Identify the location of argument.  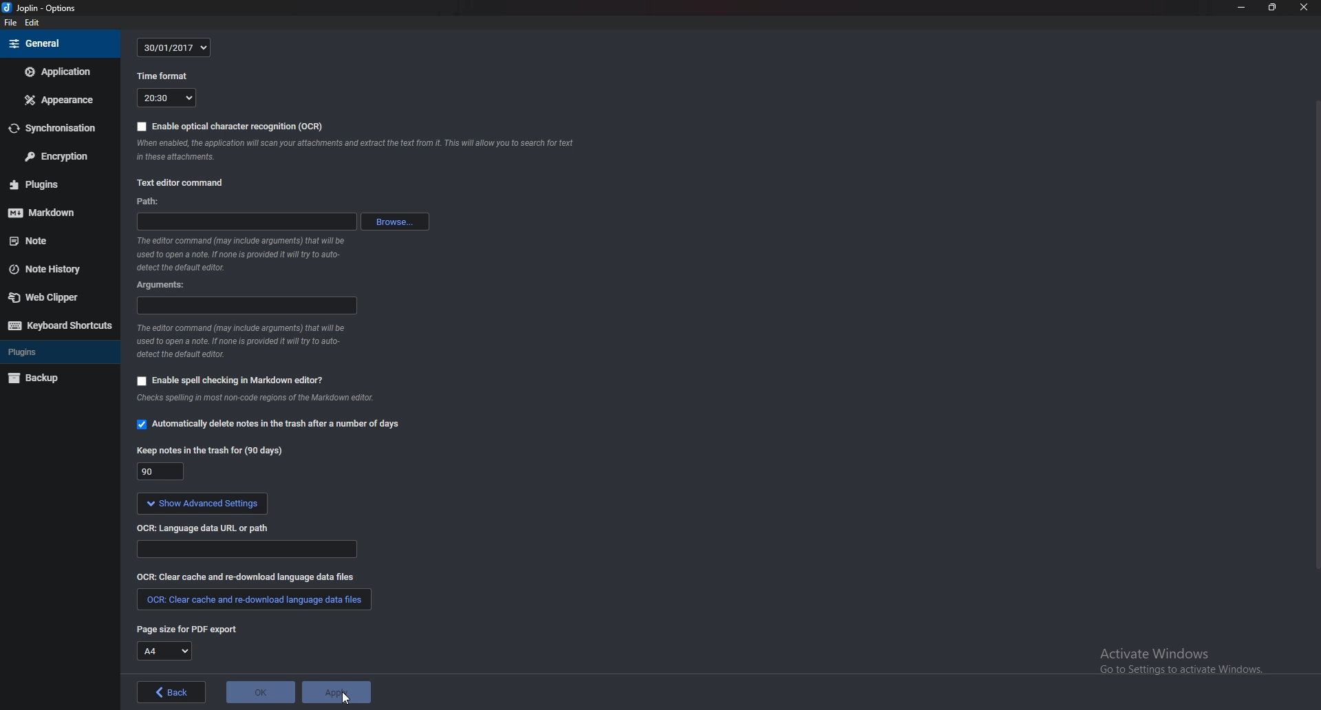
(165, 286).